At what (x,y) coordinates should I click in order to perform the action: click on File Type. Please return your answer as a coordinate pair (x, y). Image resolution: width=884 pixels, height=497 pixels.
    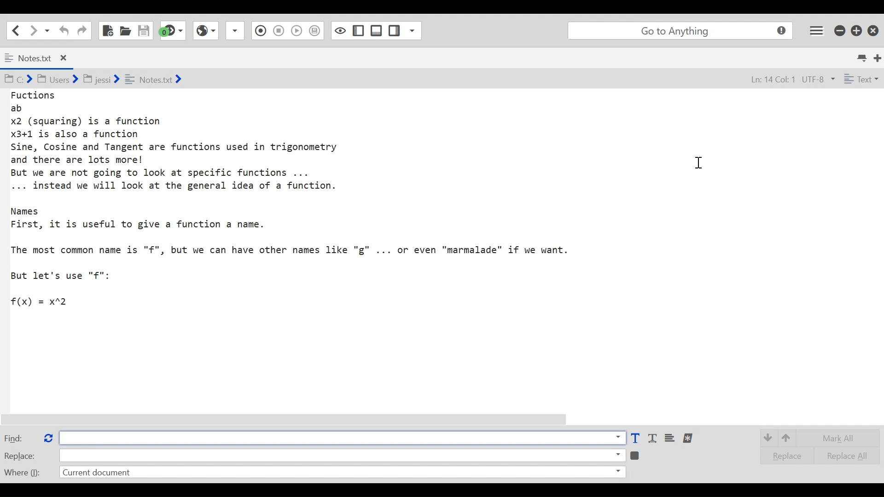
    Looking at the image, I should click on (860, 81).